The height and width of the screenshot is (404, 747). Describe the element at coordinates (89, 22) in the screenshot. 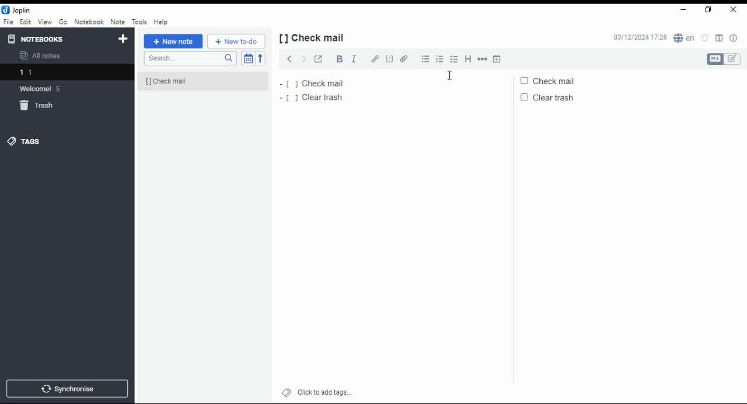

I see `notebook` at that location.